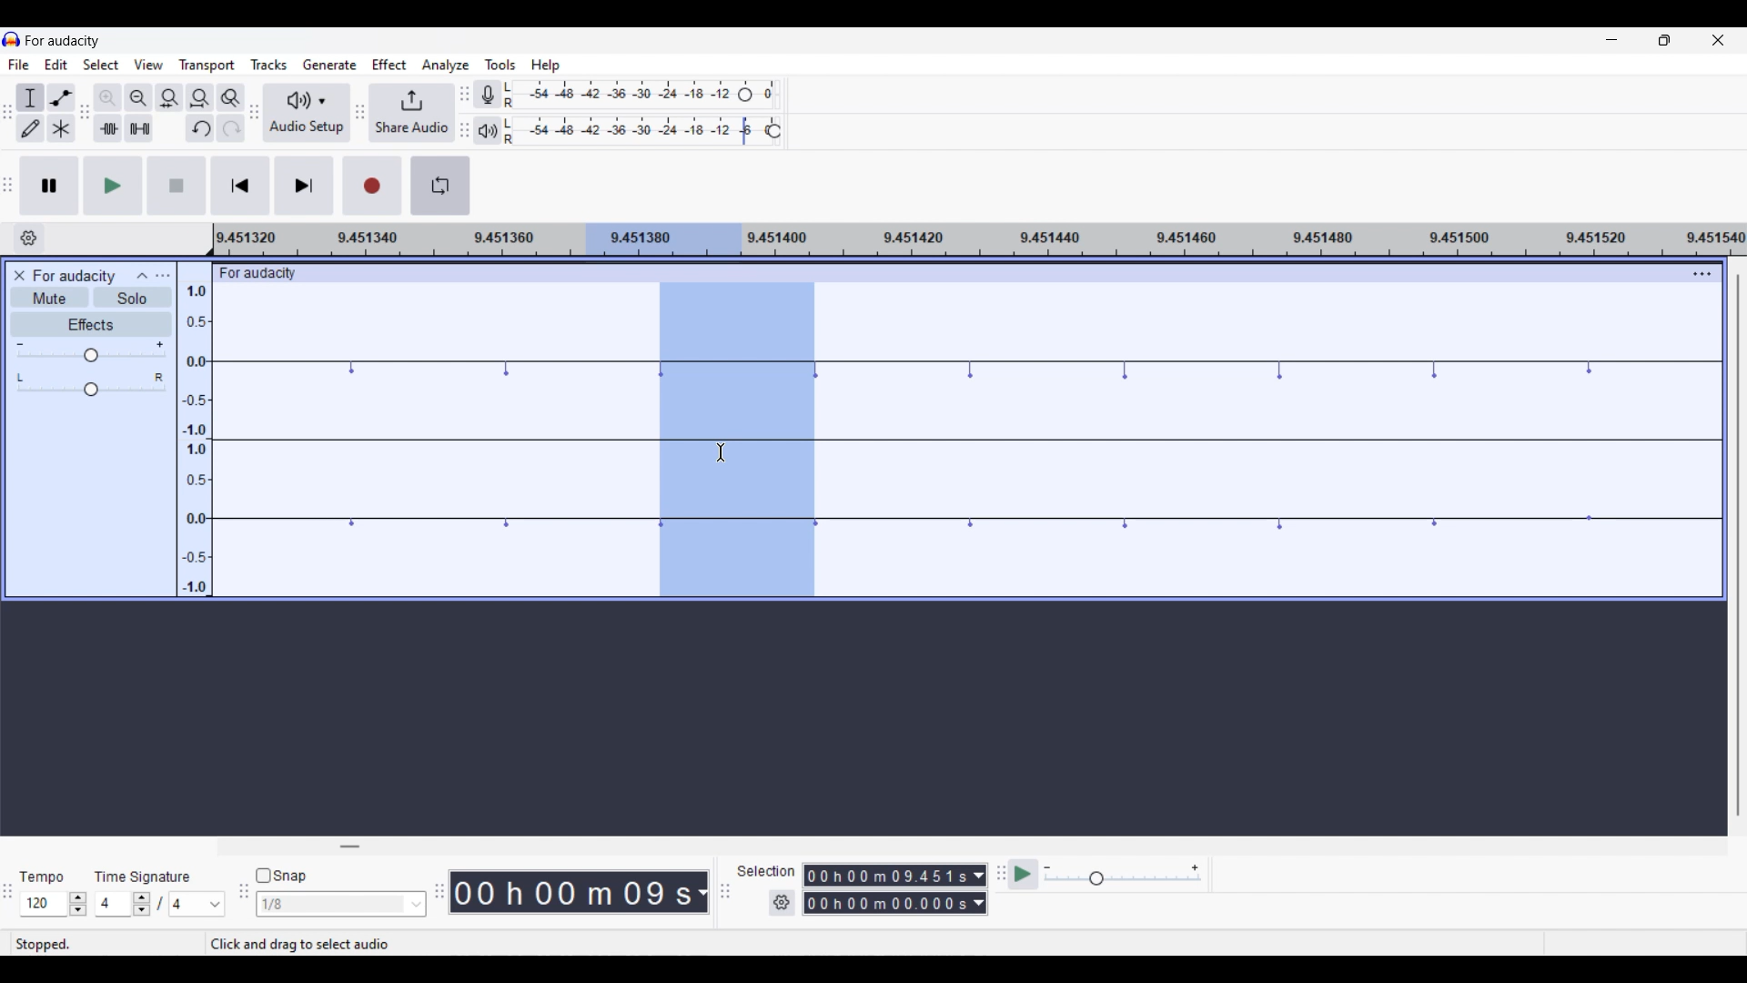 The height and width of the screenshot is (983, 1747). I want to click on Mute, so click(50, 298).